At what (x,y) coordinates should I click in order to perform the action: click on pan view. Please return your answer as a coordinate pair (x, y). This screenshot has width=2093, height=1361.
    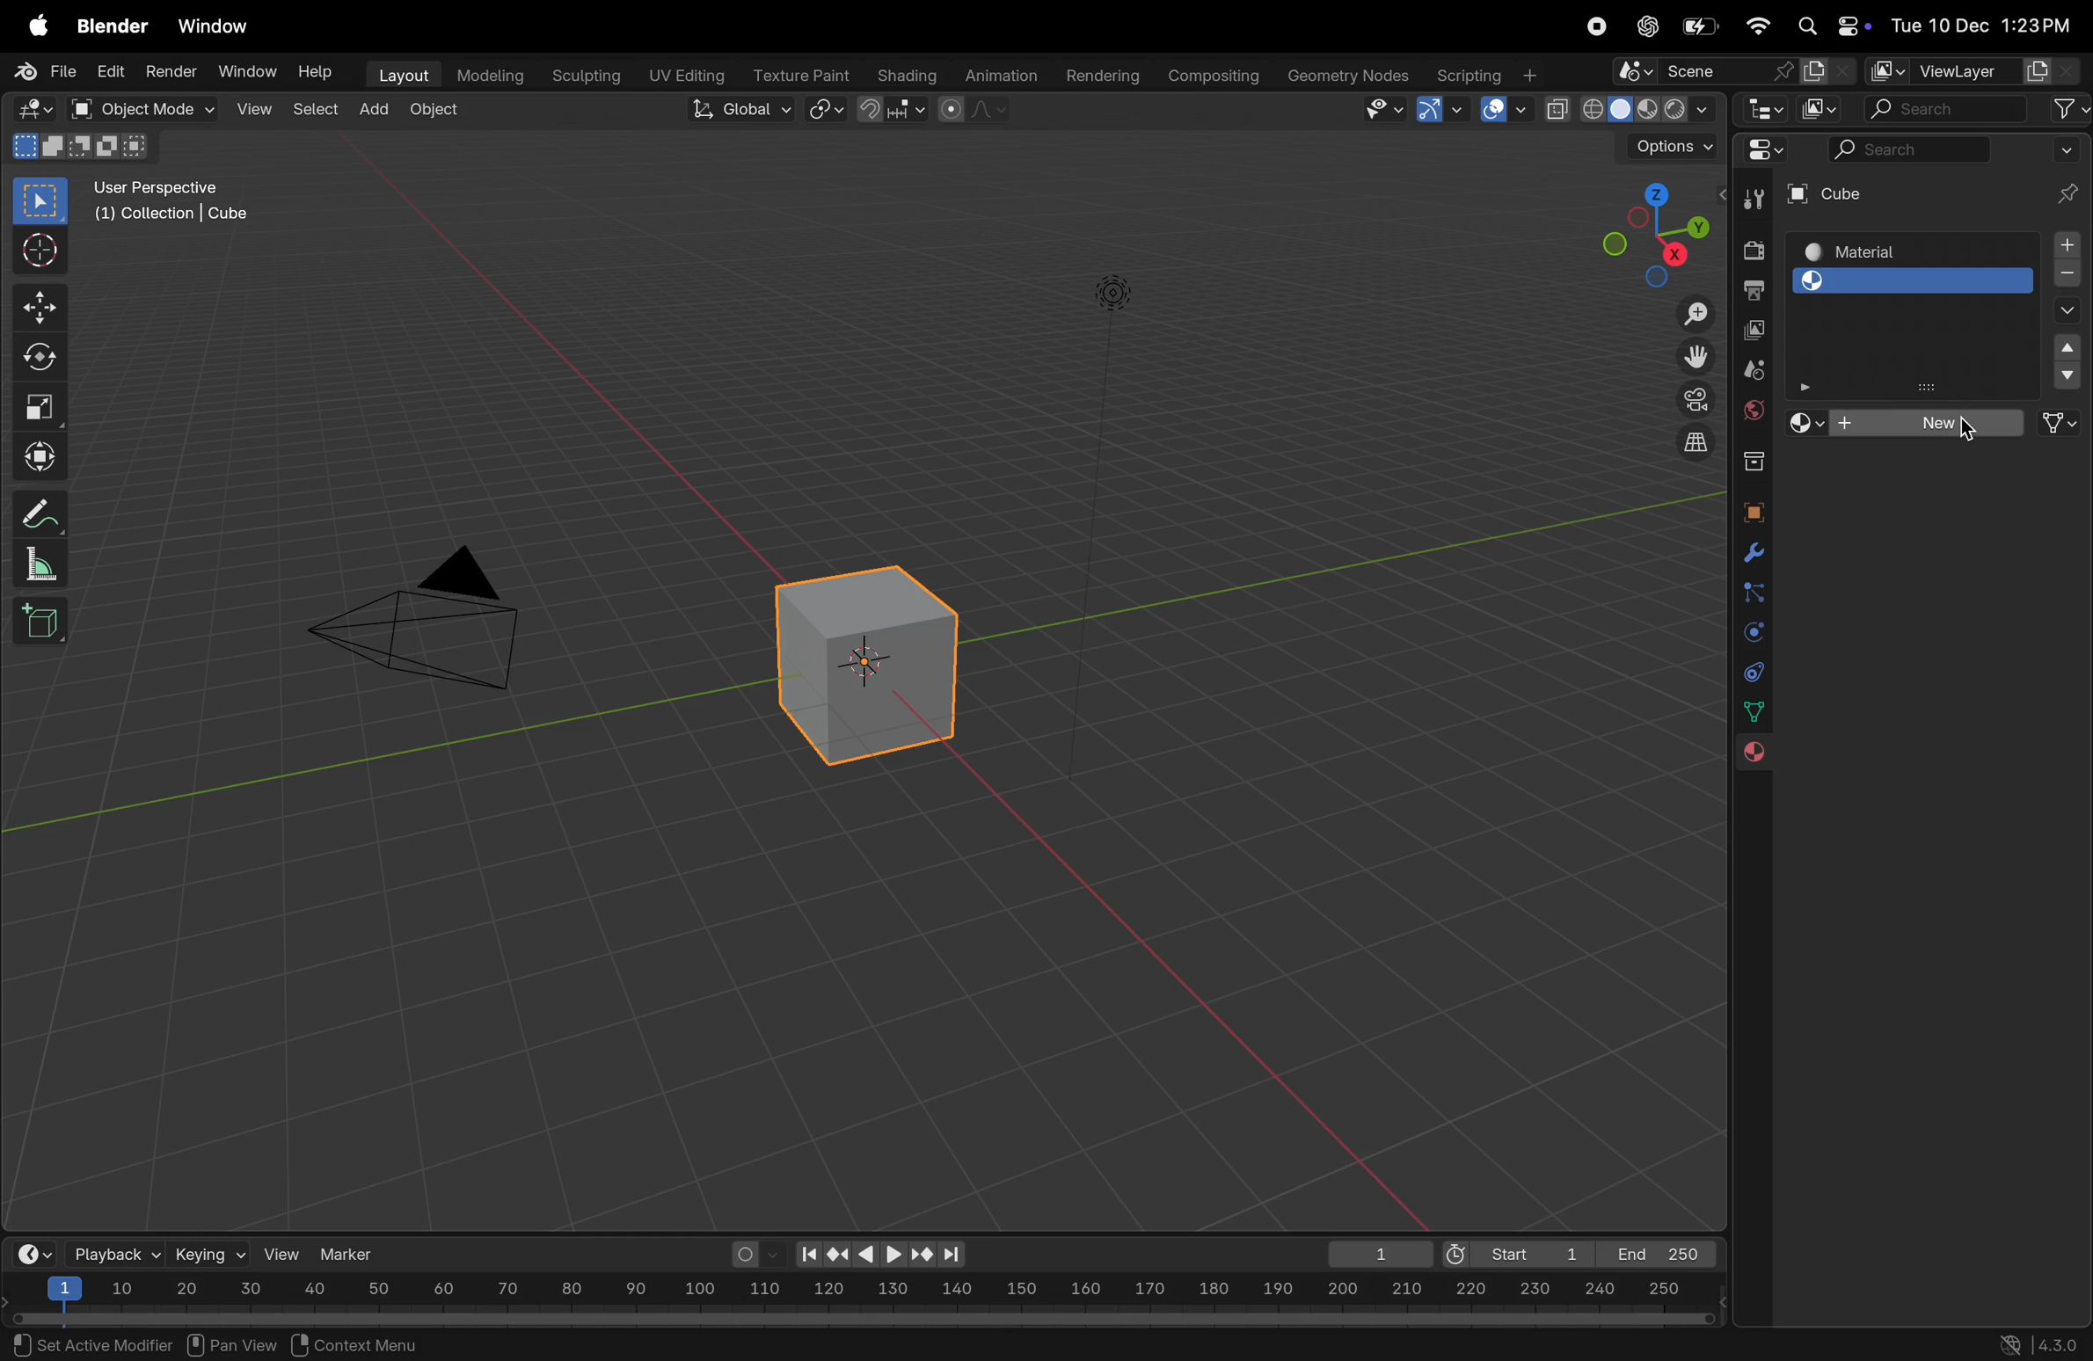
    Looking at the image, I should click on (231, 1343).